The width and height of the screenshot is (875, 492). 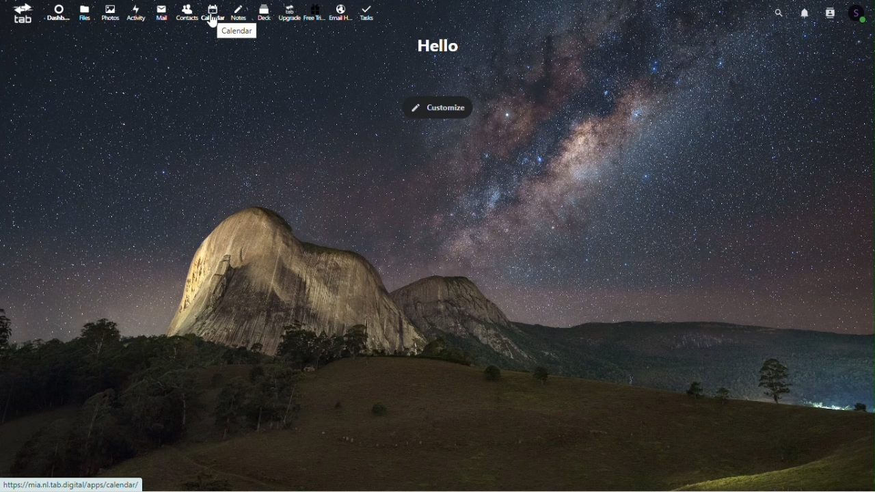 I want to click on dashboard, so click(x=54, y=14).